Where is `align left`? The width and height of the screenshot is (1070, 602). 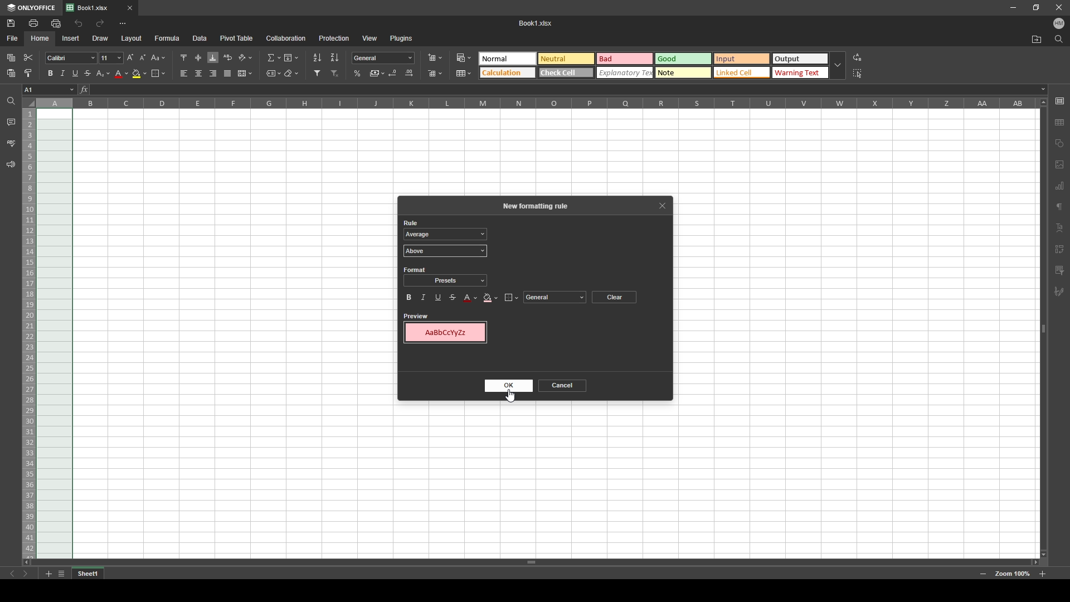 align left is located at coordinates (183, 74).